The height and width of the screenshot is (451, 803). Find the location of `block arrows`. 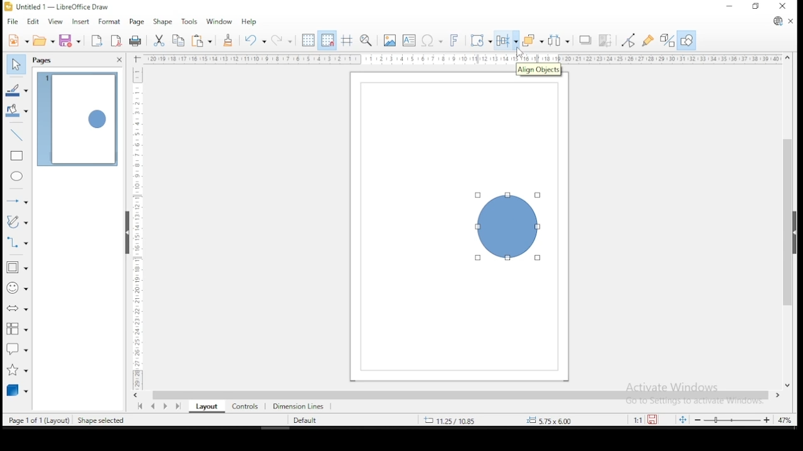

block arrows is located at coordinates (18, 310).